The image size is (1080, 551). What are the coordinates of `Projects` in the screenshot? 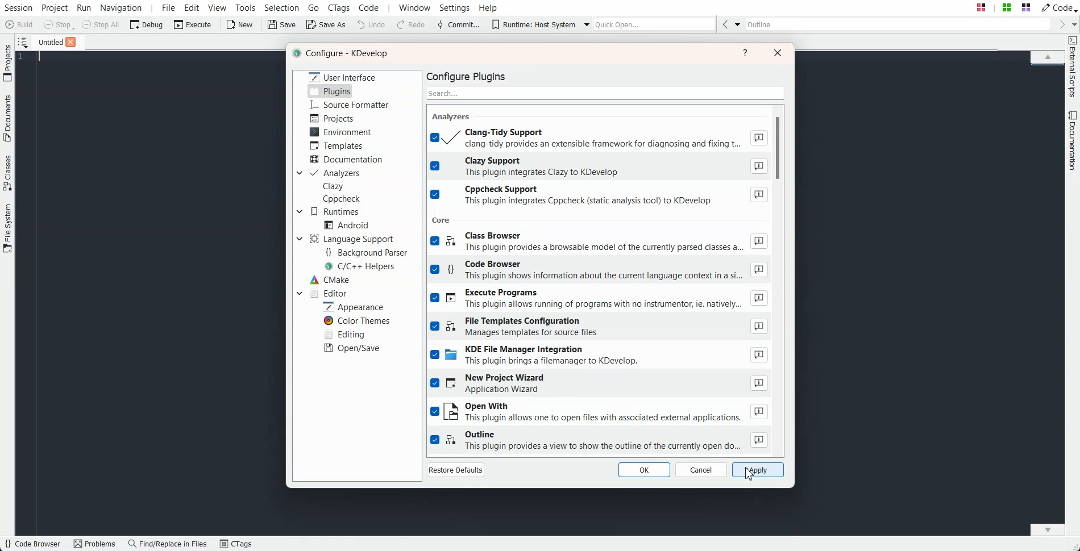 It's located at (333, 118).